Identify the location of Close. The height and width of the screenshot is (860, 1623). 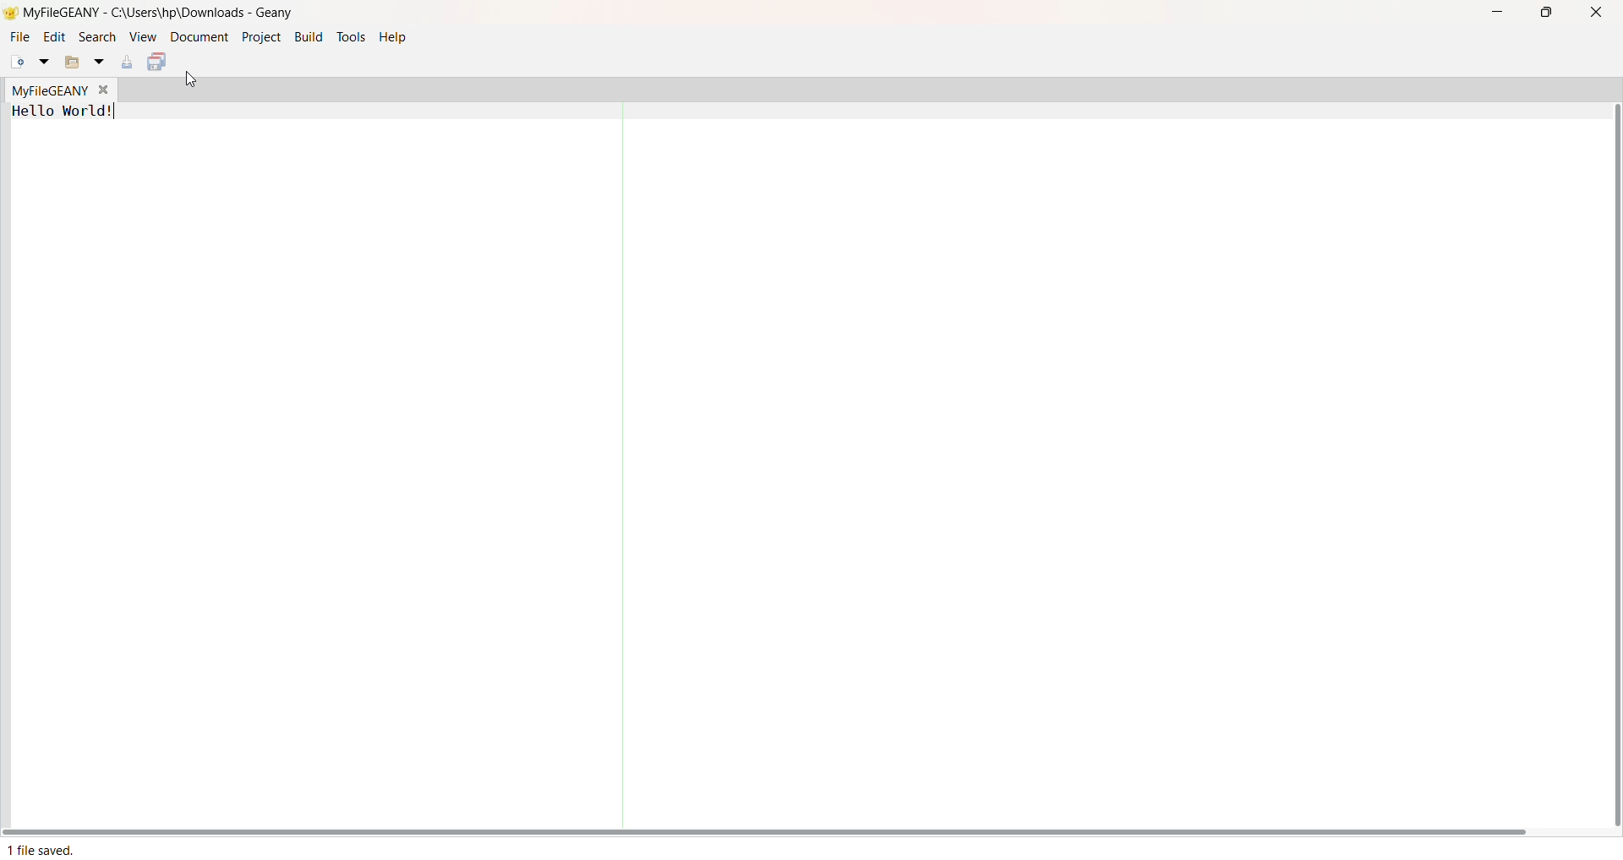
(107, 90).